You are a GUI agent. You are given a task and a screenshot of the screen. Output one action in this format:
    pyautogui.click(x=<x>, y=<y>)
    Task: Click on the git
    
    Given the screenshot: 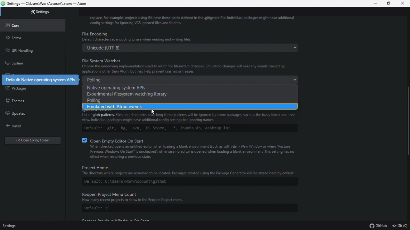 What is the action you would take?
    pyautogui.click(x=400, y=226)
    